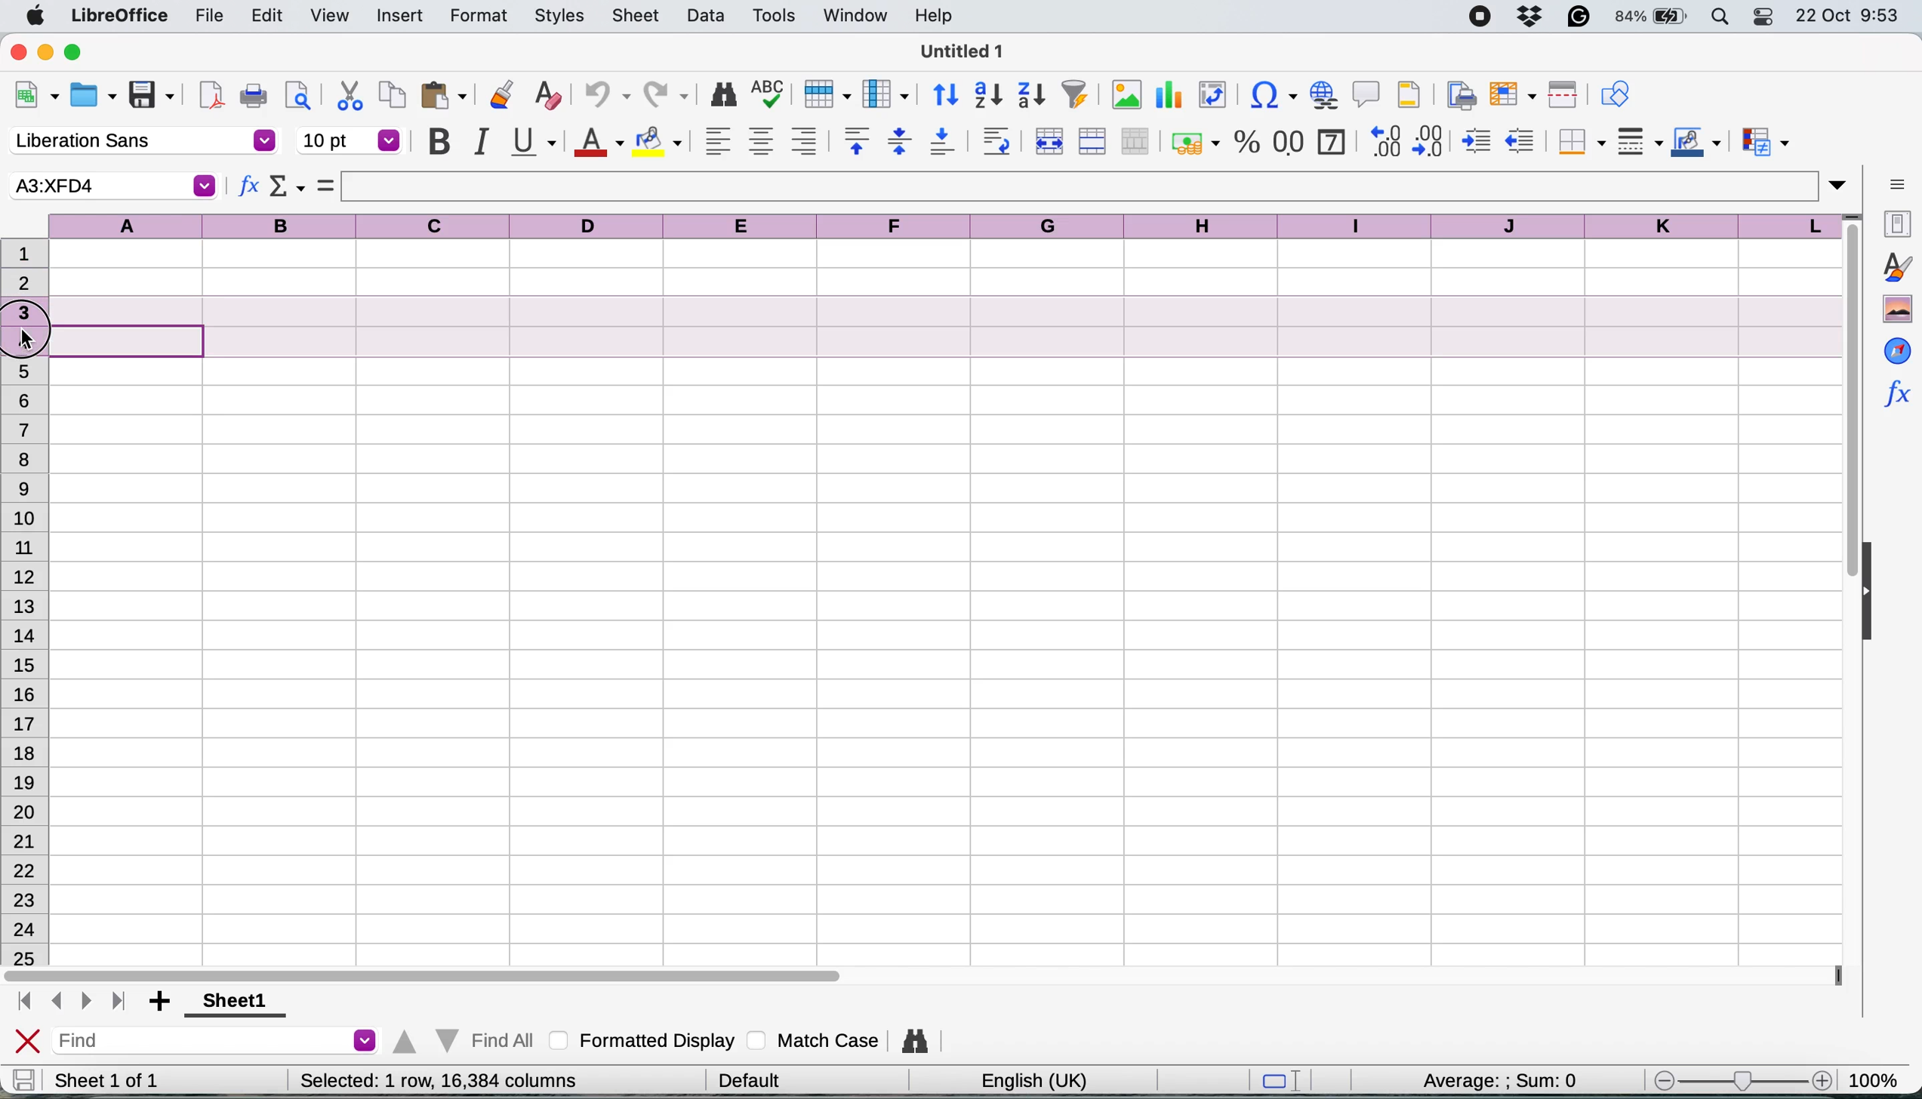 The image size is (1922, 1099). I want to click on minimise, so click(48, 51).